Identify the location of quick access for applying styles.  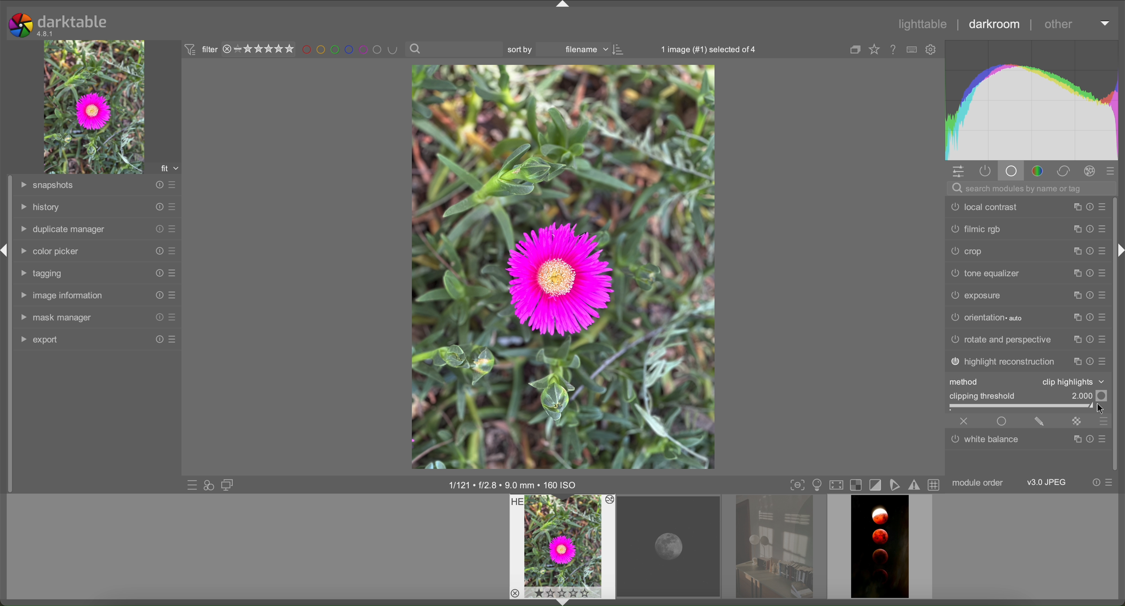
(210, 485).